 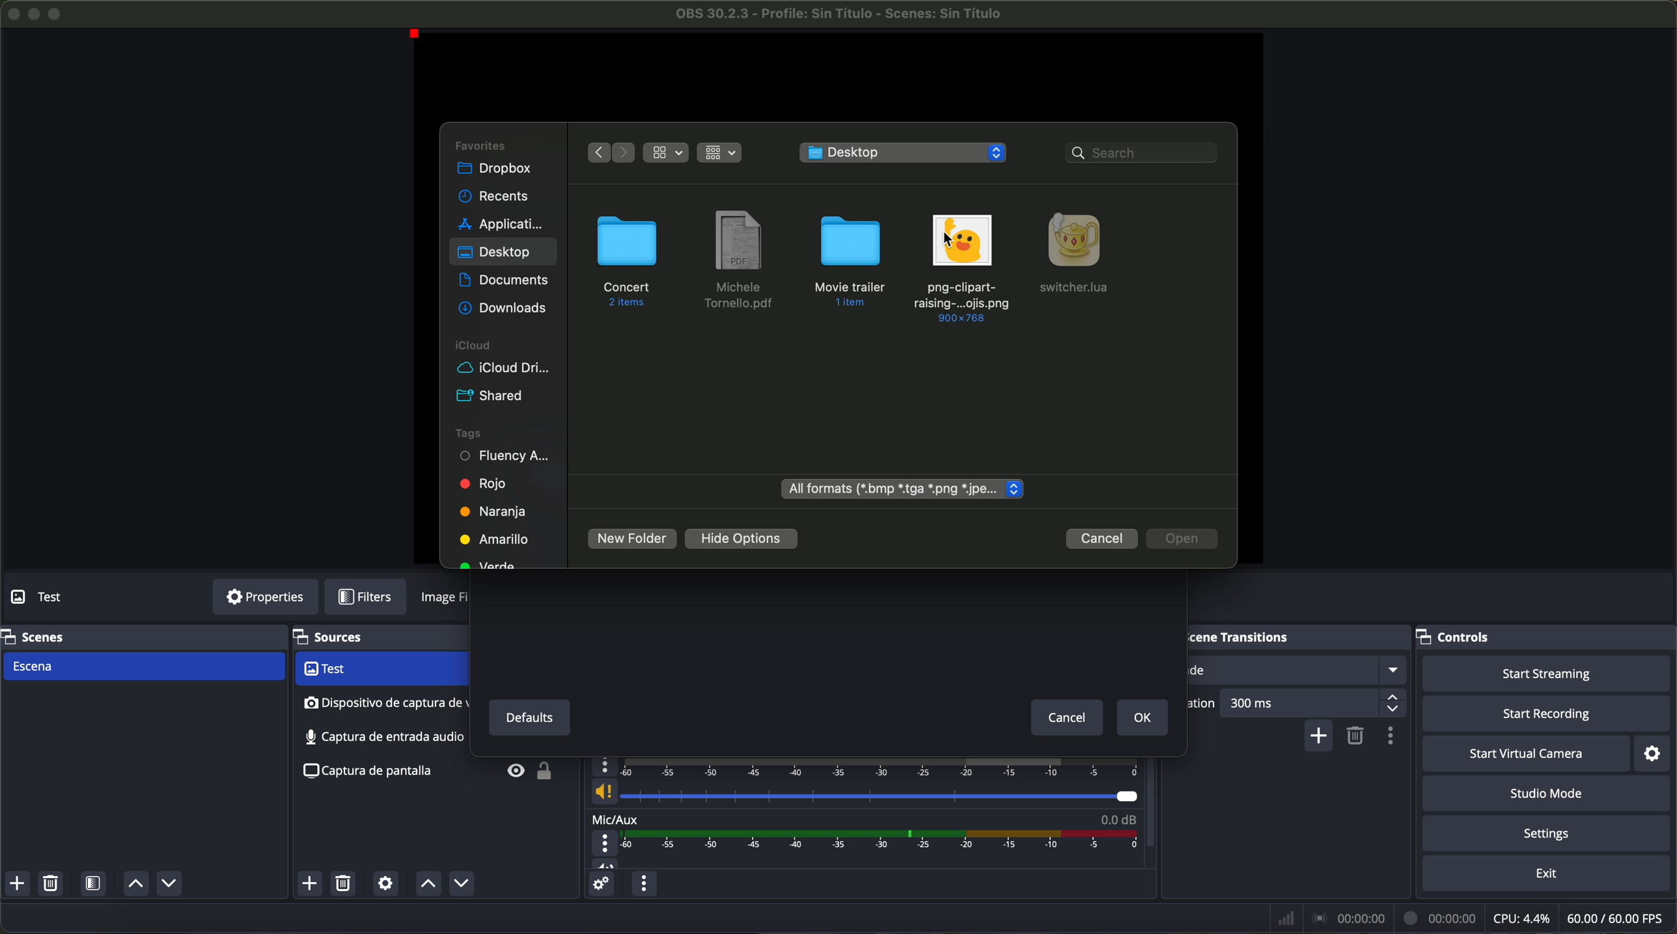 What do you see at coordinates (628, 262) in the screenshot?
I see `folder` at bounding box center [628, 262].